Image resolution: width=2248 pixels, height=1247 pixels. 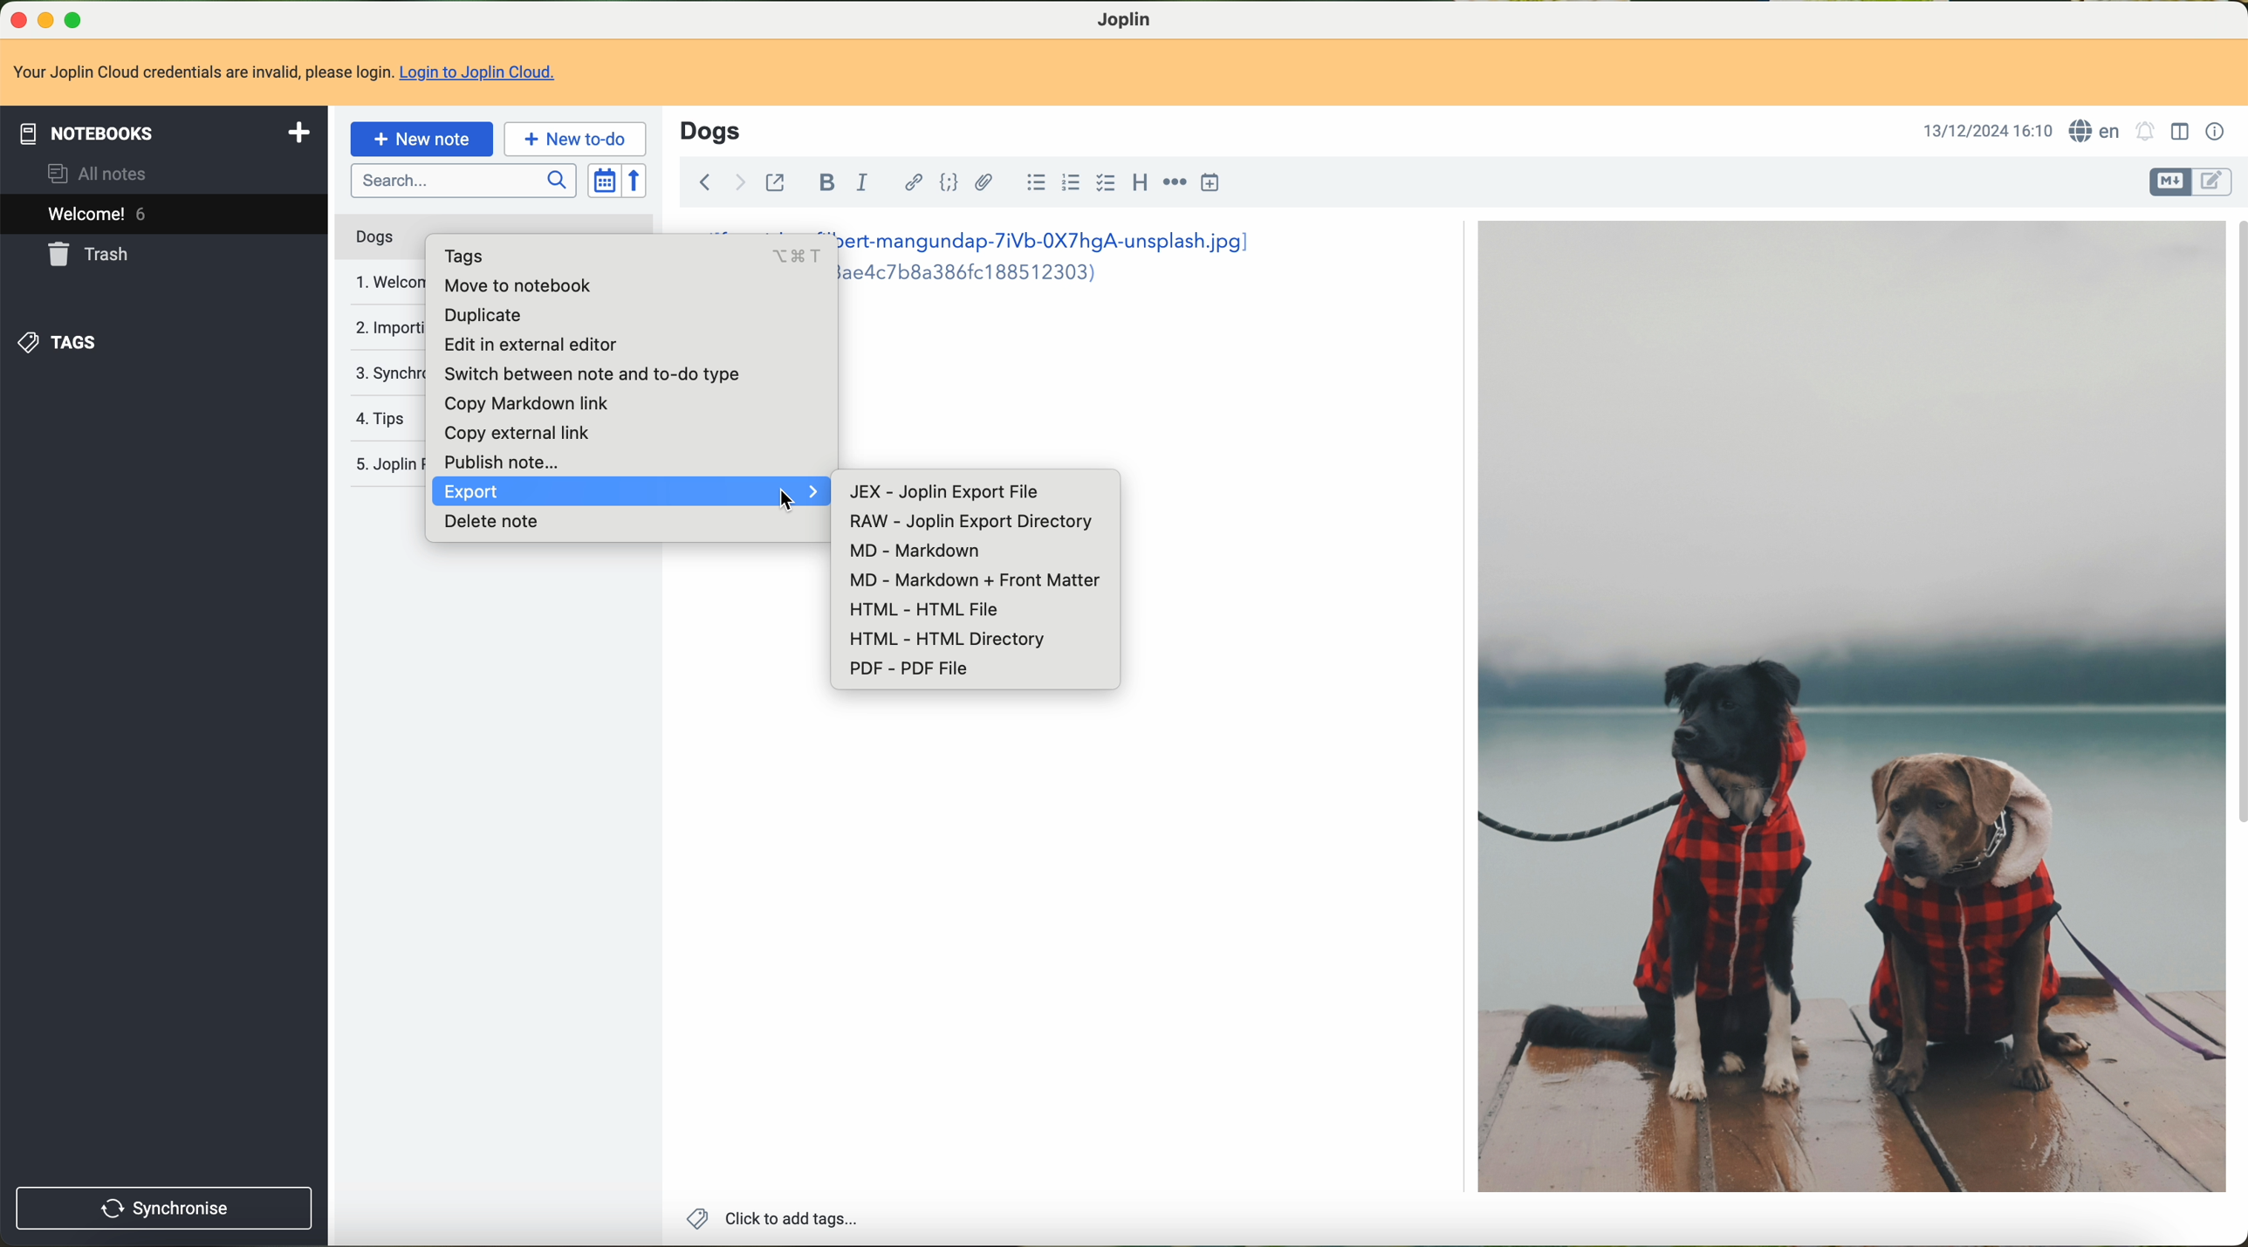 What do you see at coordinates (65, 339) in the screenshot?
I see `tags` at bounding box center [65, 339].